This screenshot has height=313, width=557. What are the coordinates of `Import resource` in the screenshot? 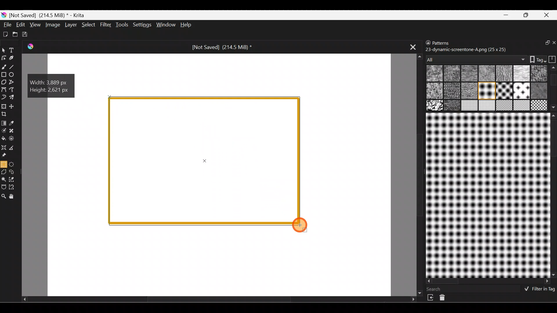 It's located at (431, 298).